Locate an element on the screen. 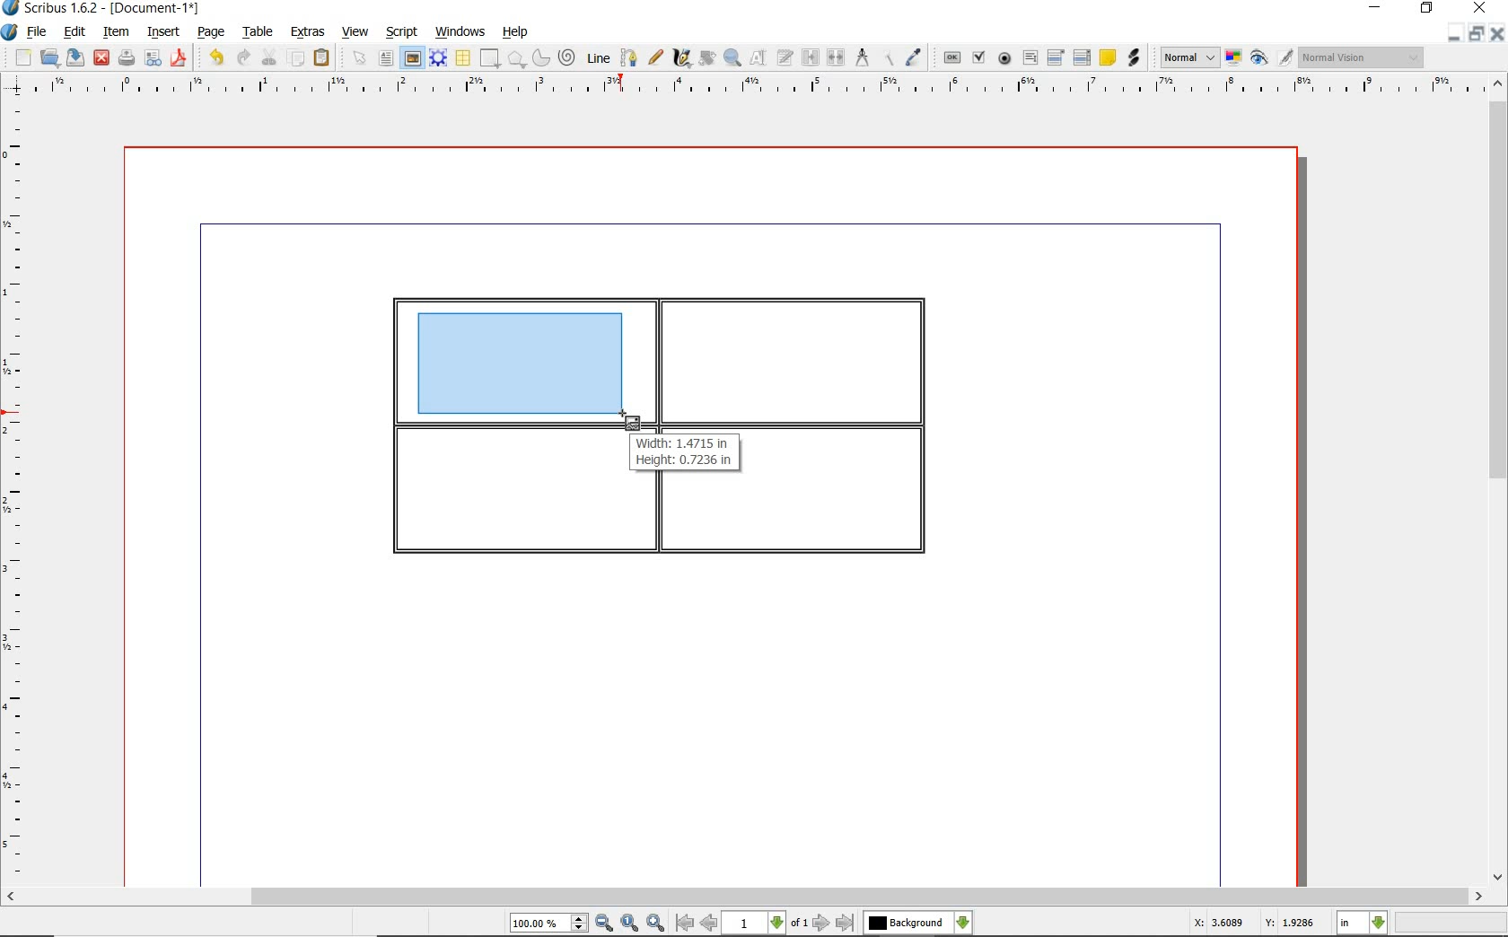 Image resolution: width=1508 pixels, height=937 pixels. image preview quality is located at coordinates (1188, 56).